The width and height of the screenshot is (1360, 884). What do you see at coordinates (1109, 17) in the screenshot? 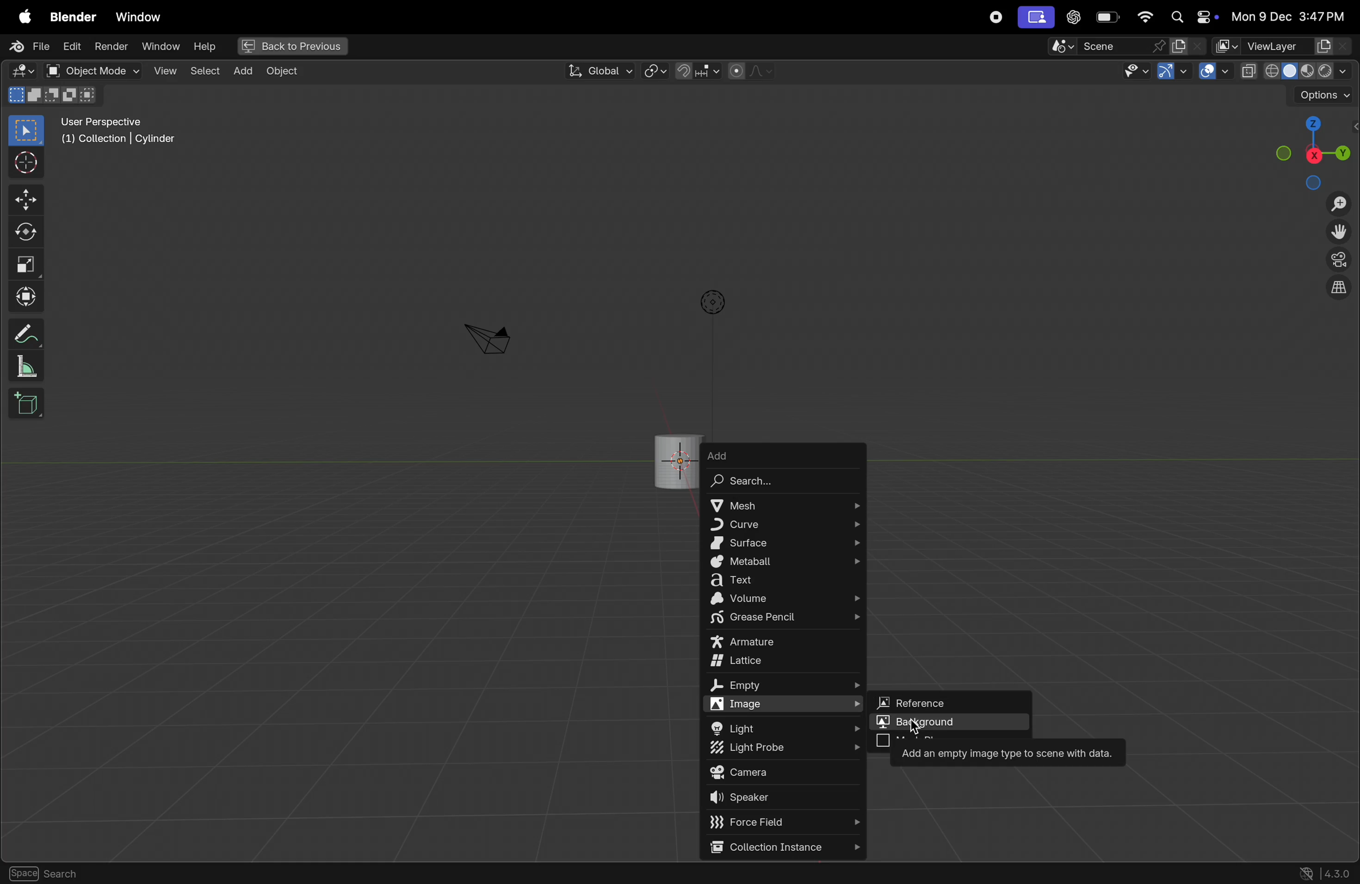
I see `battery` at bounding box center [1109, 17].